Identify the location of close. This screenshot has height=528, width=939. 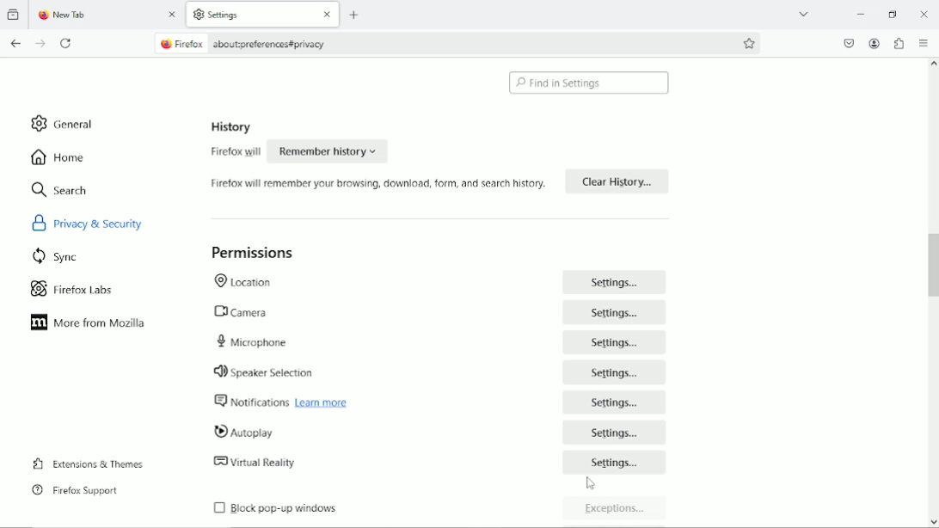
(174, 16).